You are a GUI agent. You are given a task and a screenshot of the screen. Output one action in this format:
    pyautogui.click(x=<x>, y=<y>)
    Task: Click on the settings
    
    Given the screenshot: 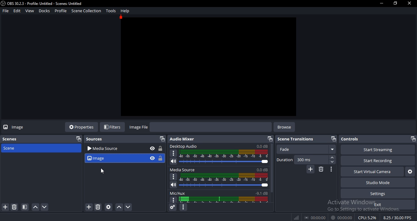 What is the action you would take?
    pyautogui.click(x=376, y=194)
    